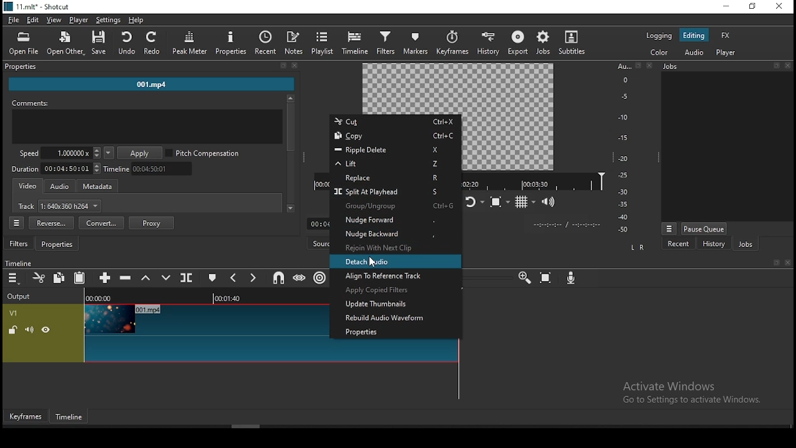  What do you see at coordinates (59, 206) in the screenshot?
I see `track` at bounding box center [59, 206].